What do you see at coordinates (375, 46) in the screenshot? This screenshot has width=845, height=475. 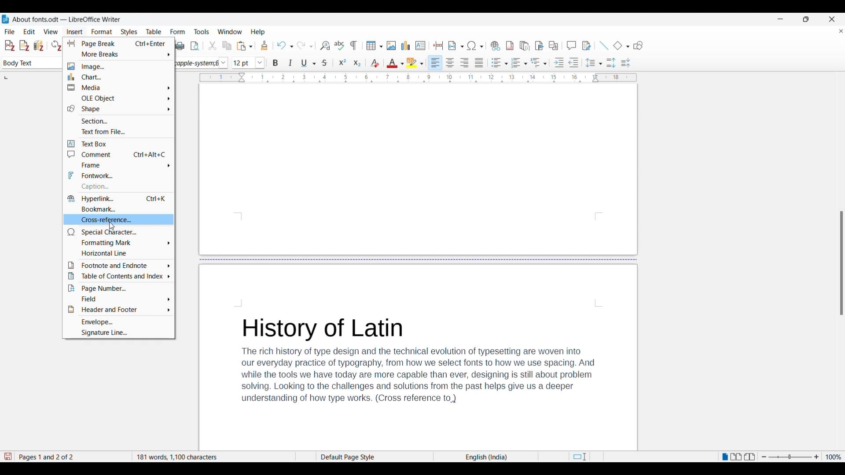 I see `Insert table` at bounding box center [375, 46].